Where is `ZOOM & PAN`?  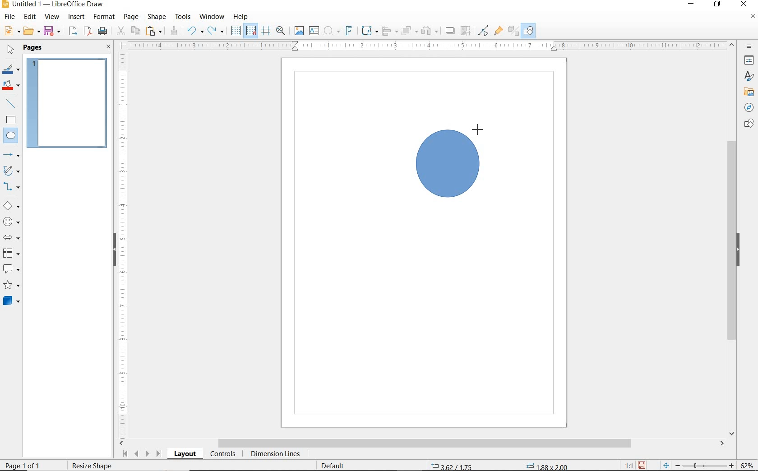 ZOOM & PAN is located at coordinates (281, 30).